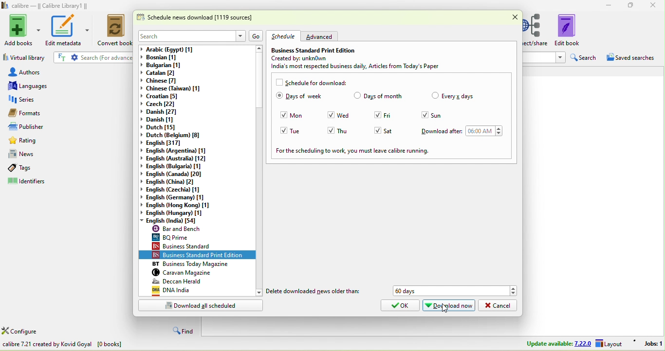  I want to click on Add books options, so click(39, 29).